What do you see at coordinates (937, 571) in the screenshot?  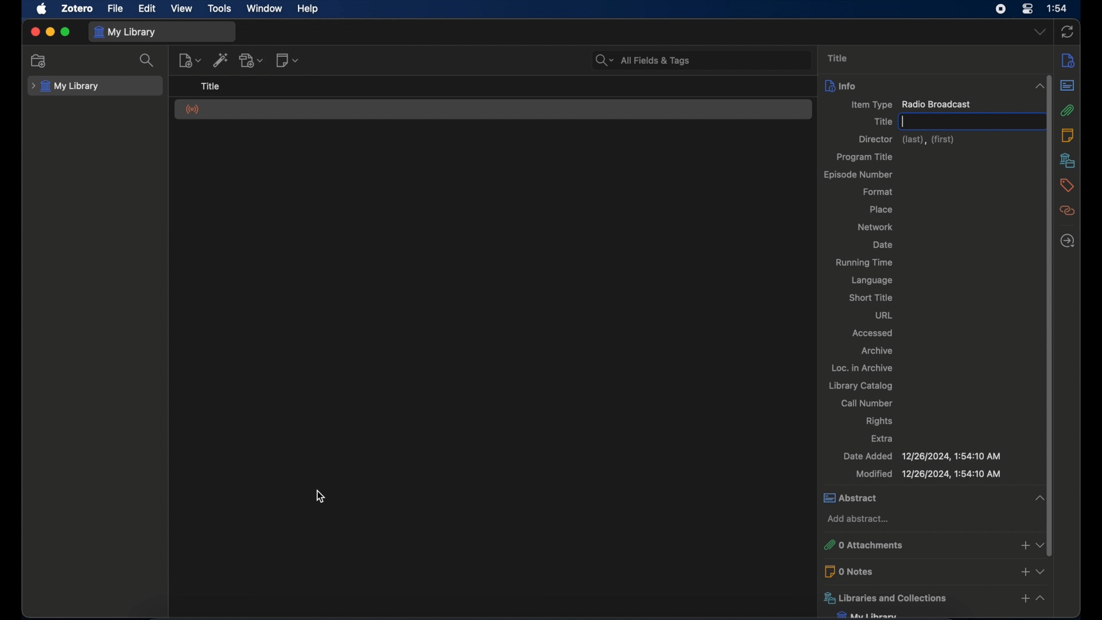 I see `0 notes` at bounding box center [937, 571].